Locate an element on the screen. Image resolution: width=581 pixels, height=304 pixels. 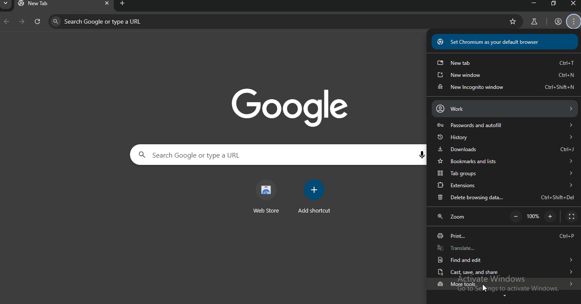
add shortcut is located at coordinates (316, 196).